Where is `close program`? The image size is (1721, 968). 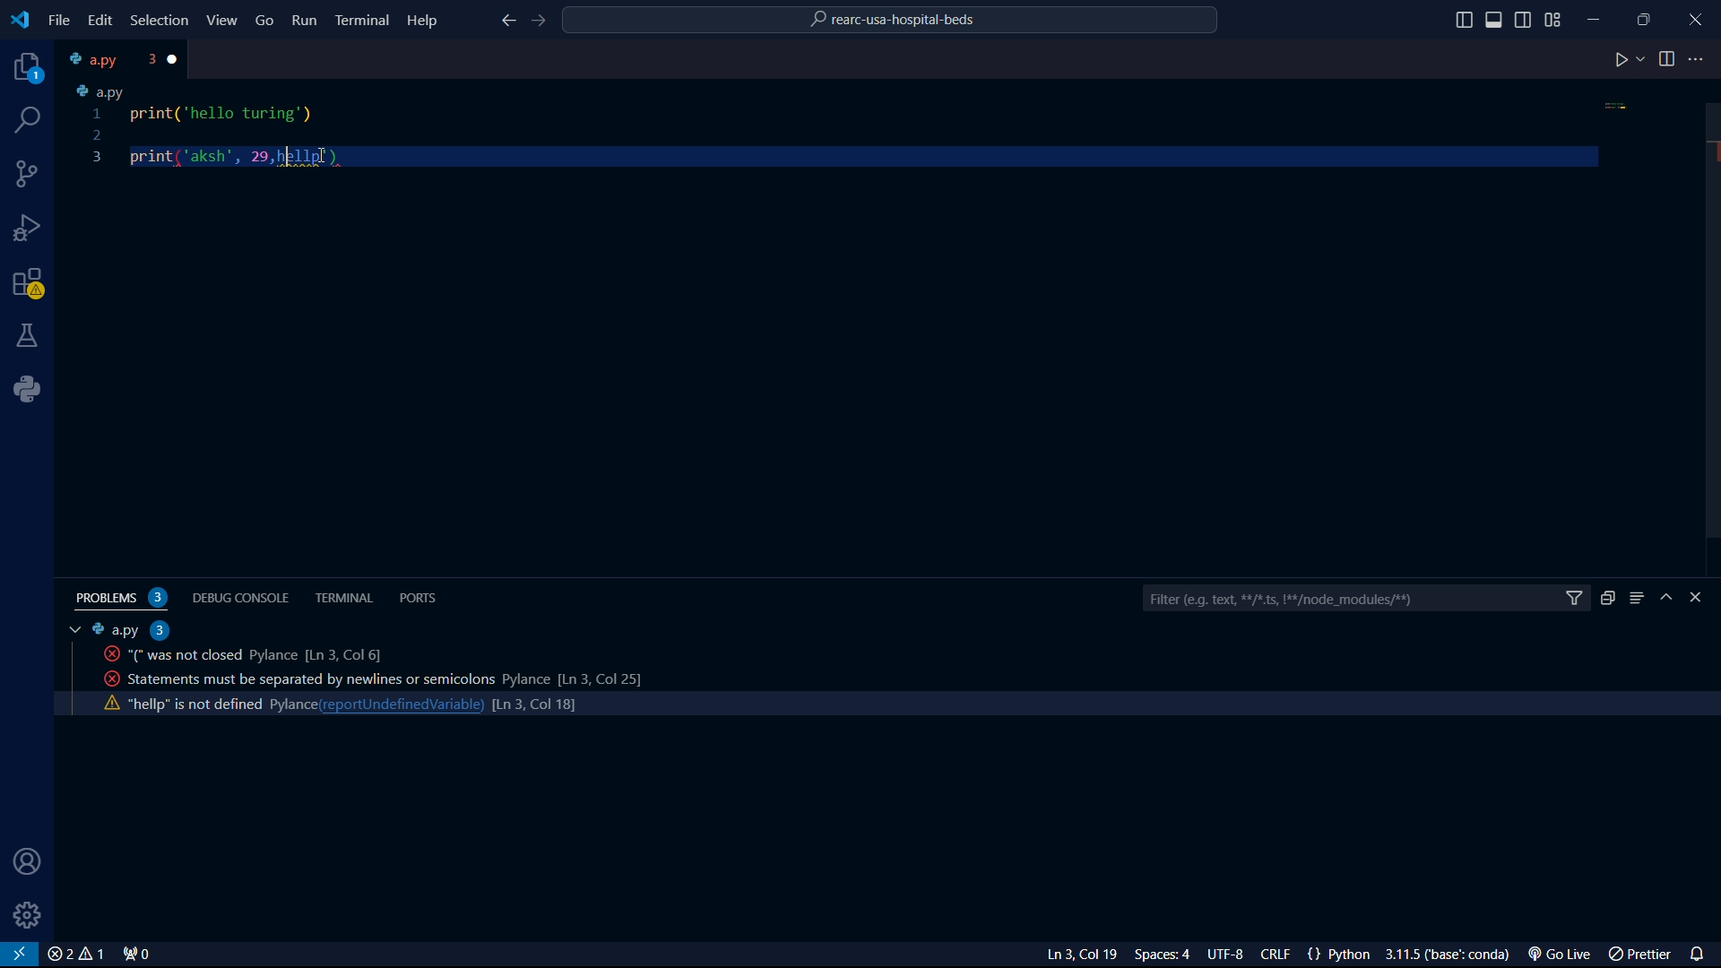 close program is located at coordinates (1696, 17).